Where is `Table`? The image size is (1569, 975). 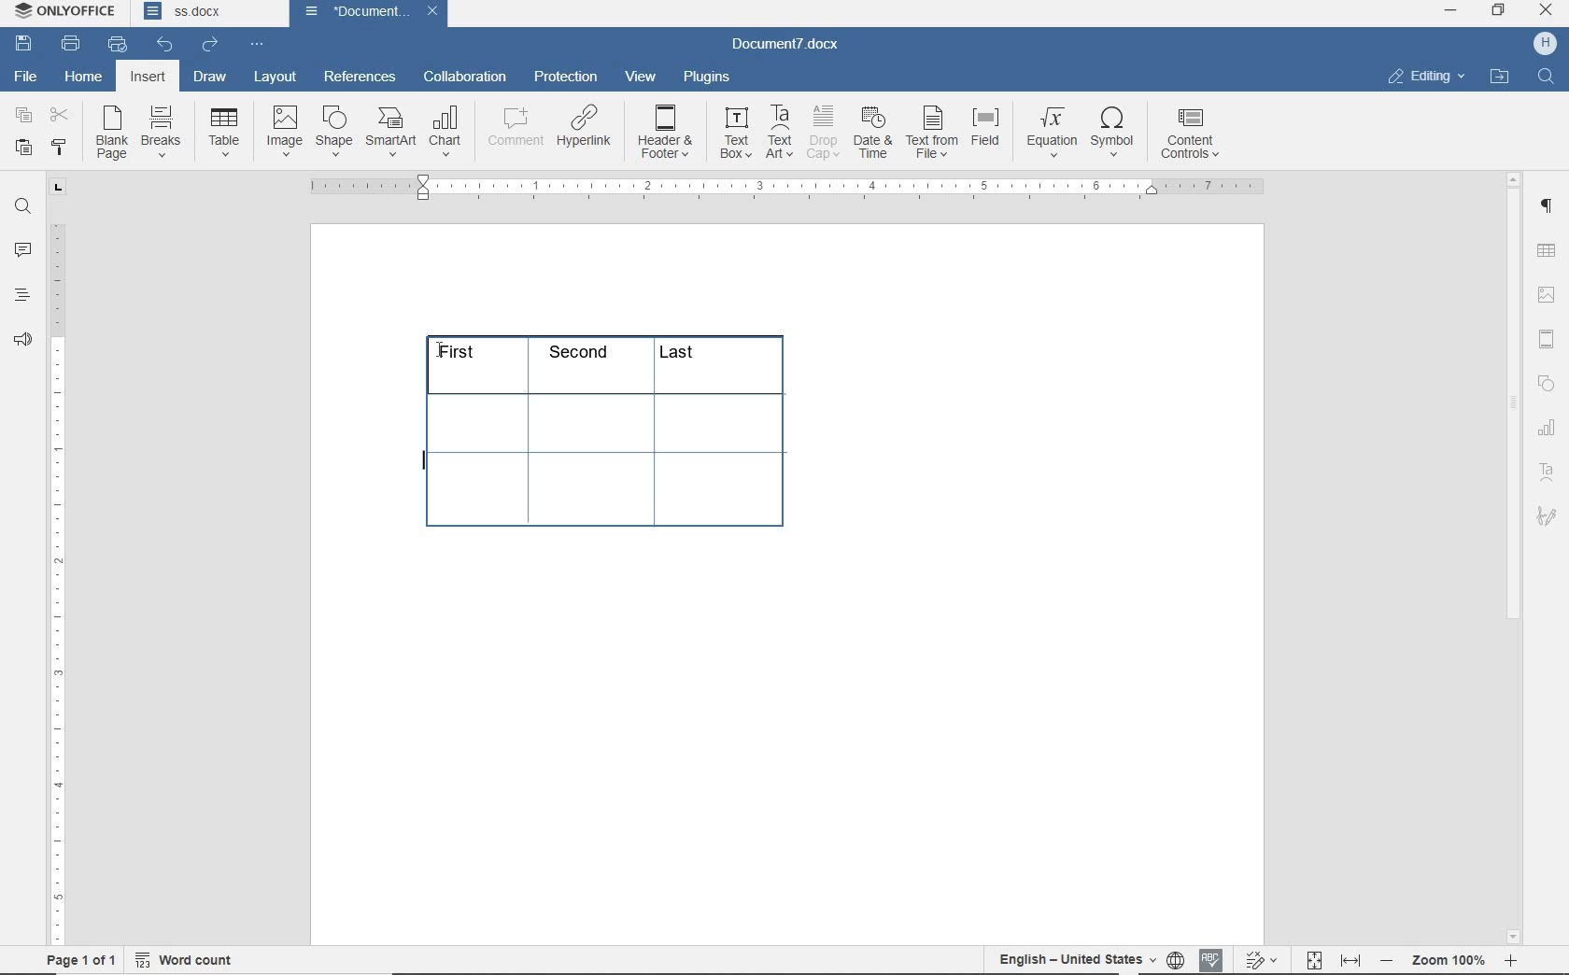
Table is located at coordinates (226, 134).